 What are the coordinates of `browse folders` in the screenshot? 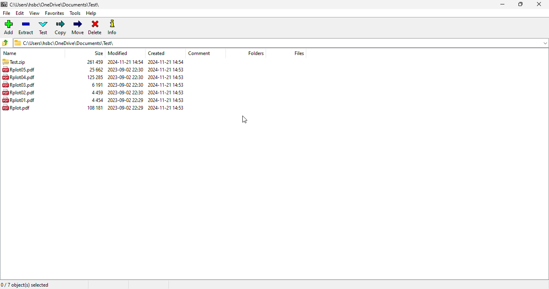 It's located at (6, 43).